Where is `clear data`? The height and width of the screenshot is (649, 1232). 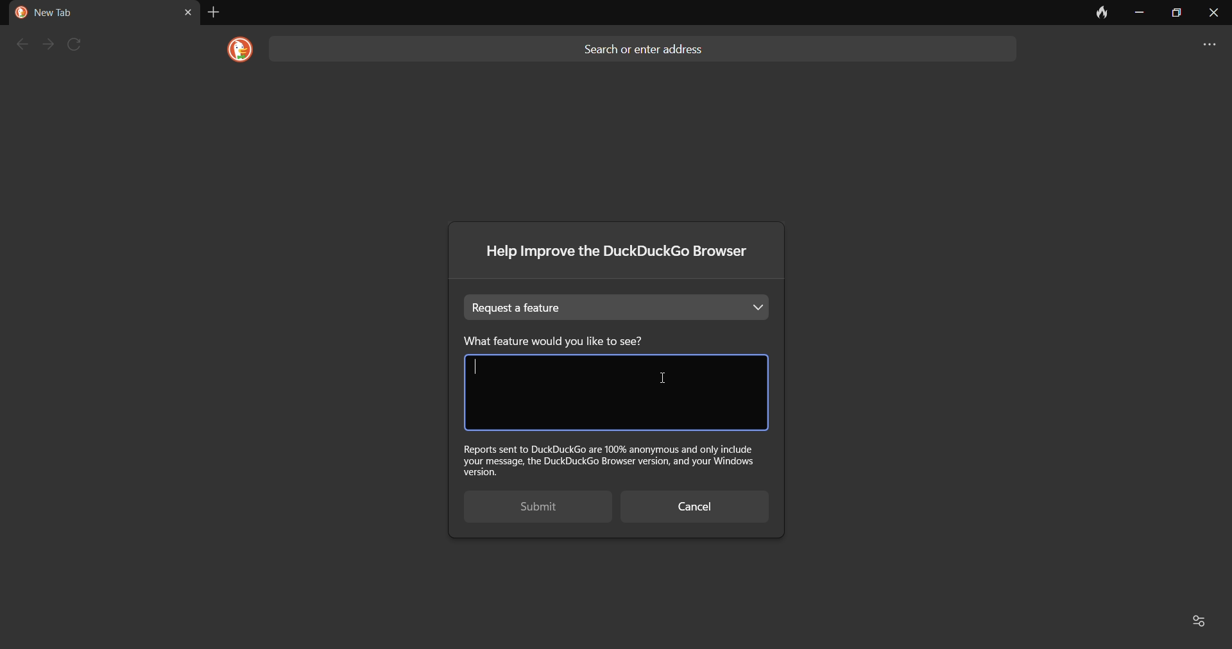 clear data is located at coordinates (1096, 16).